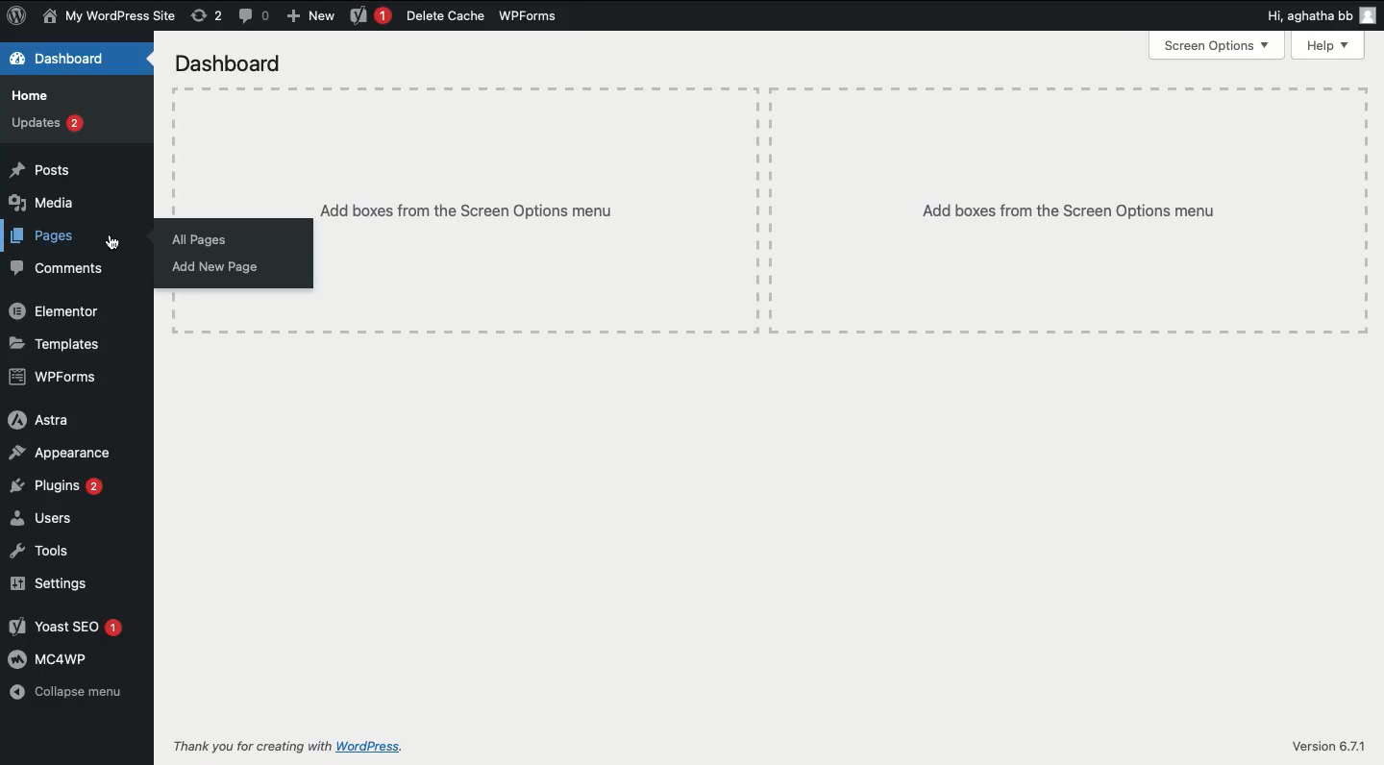  What do you see at coordinates (72, 693) in the screenshot?
I see `Collapse menu` at bounding box center [72, 693].